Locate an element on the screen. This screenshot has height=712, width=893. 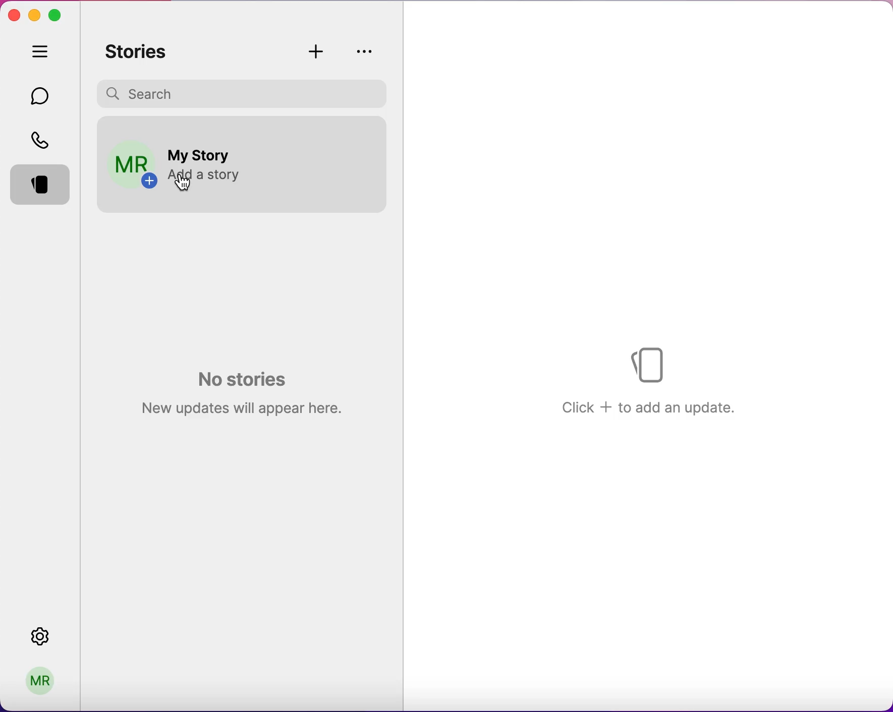
close is located at coordinates (14, 16).